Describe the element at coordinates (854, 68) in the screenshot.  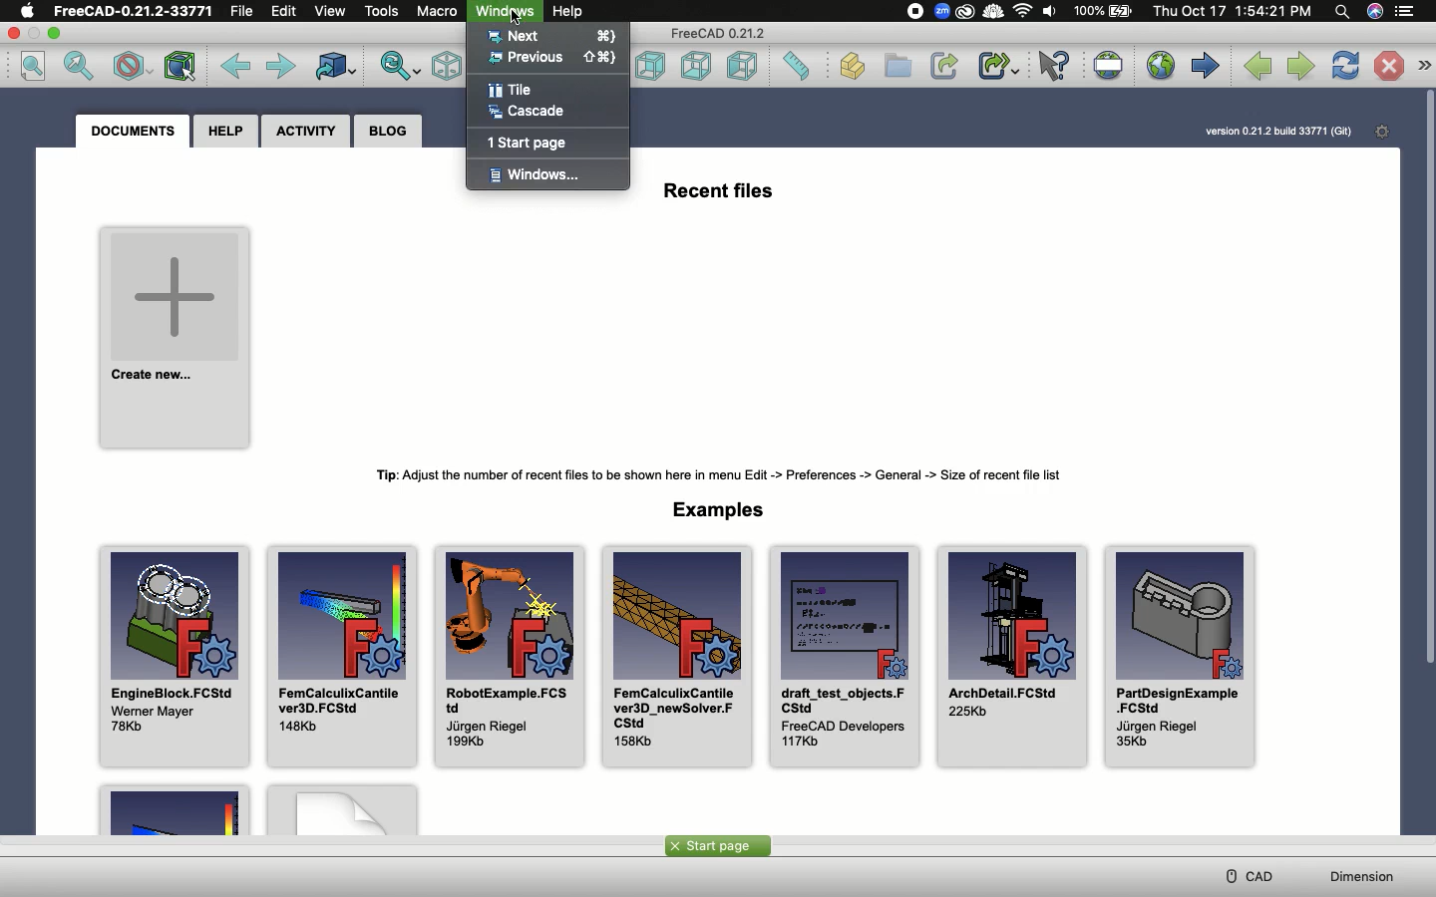
I see `Create part` at that location.